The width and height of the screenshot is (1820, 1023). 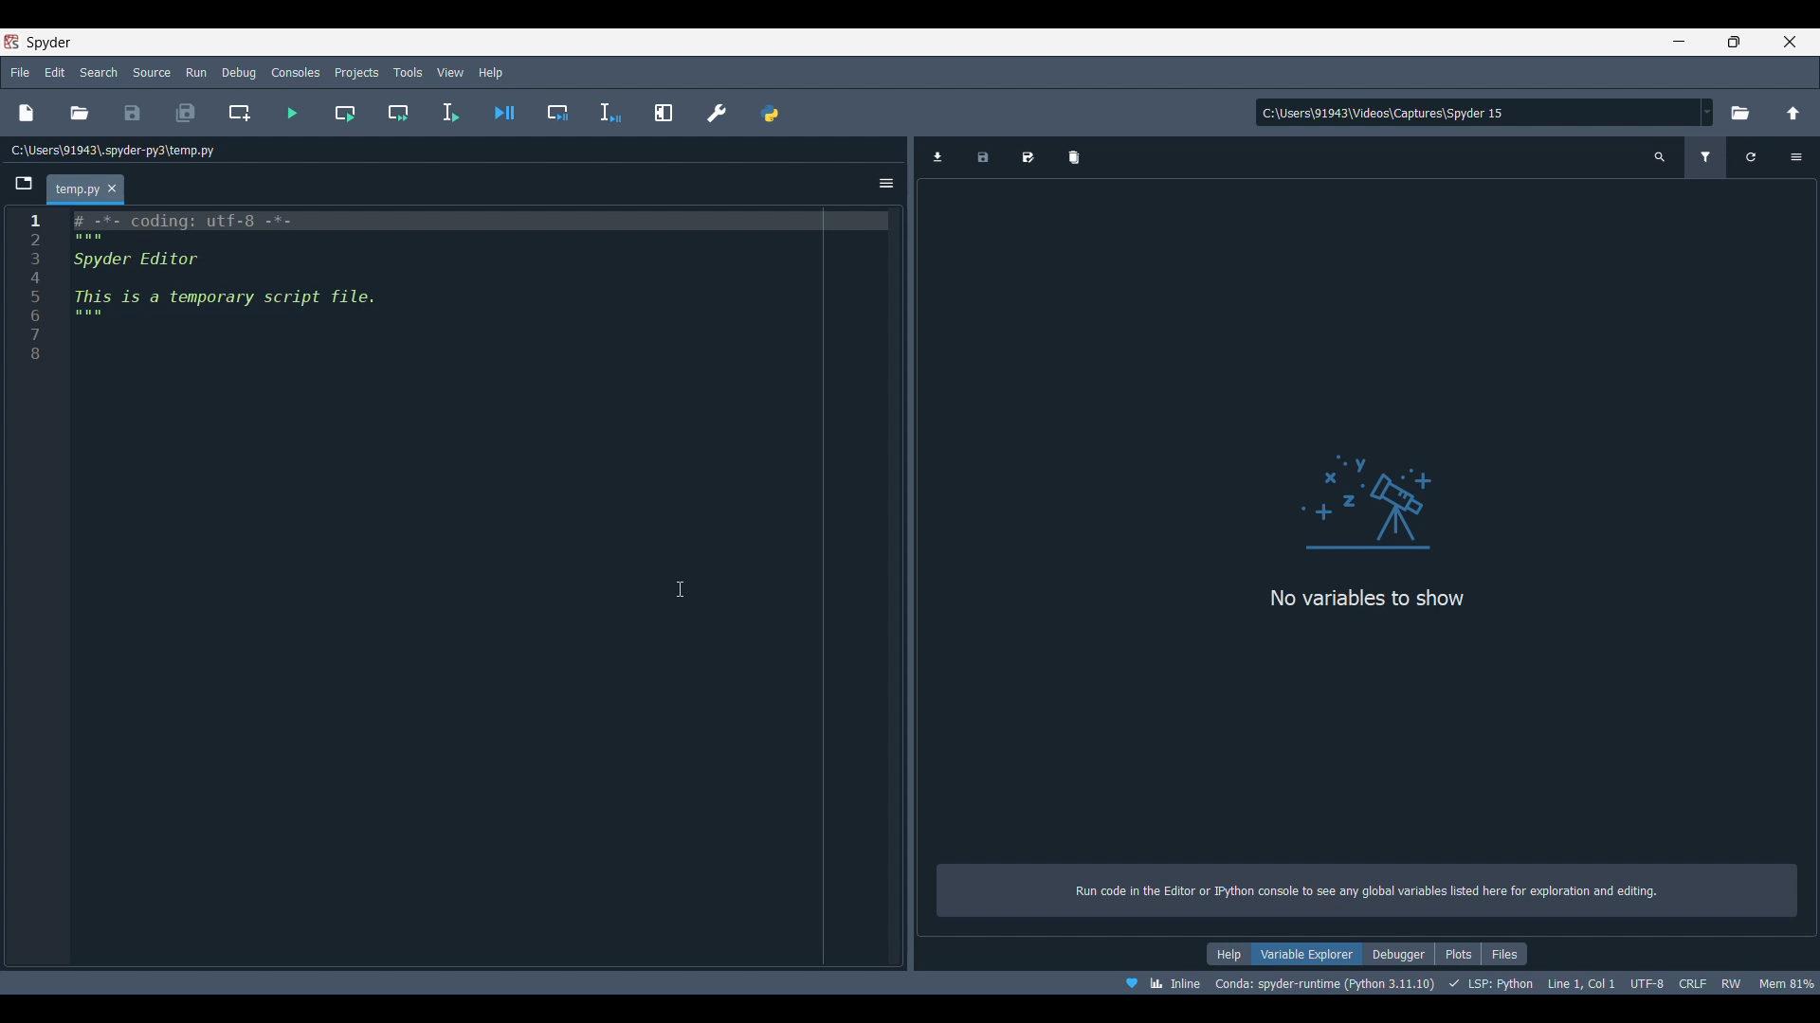 What do you see at coordinates (681, 588) in the screenshot?
I see `Cursor` at bounding box center [681, 588].